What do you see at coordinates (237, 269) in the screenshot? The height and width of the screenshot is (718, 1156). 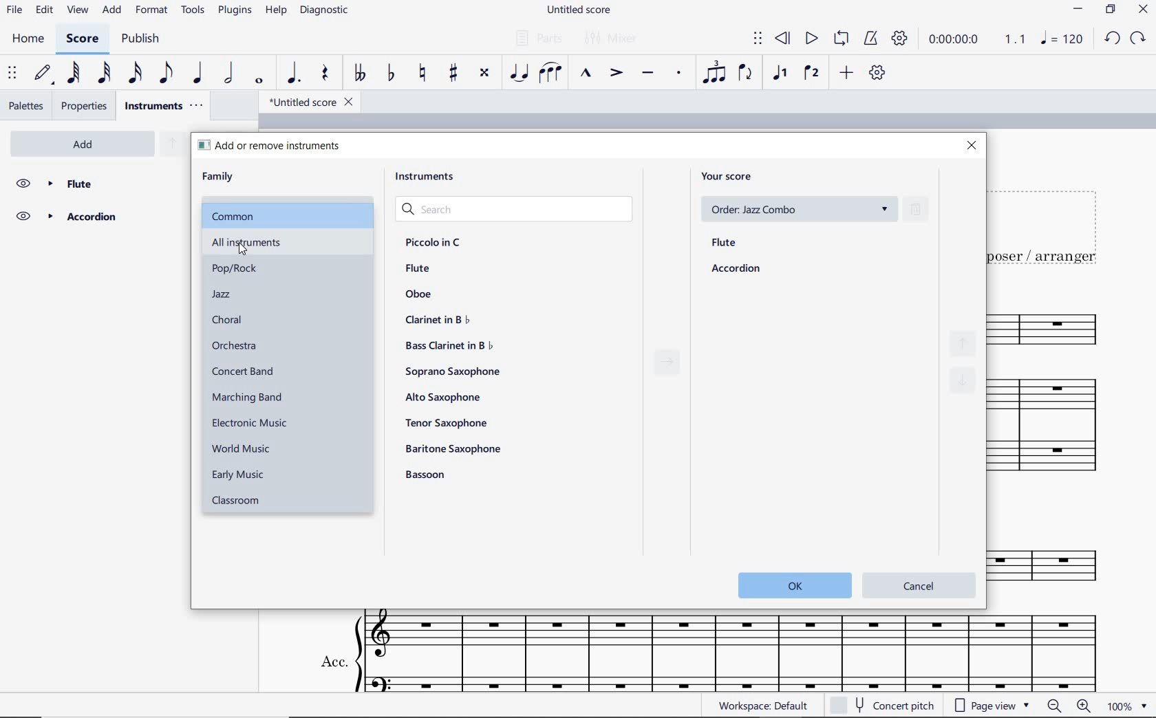 I see `pop/rock` at bounding box center [237, 269].